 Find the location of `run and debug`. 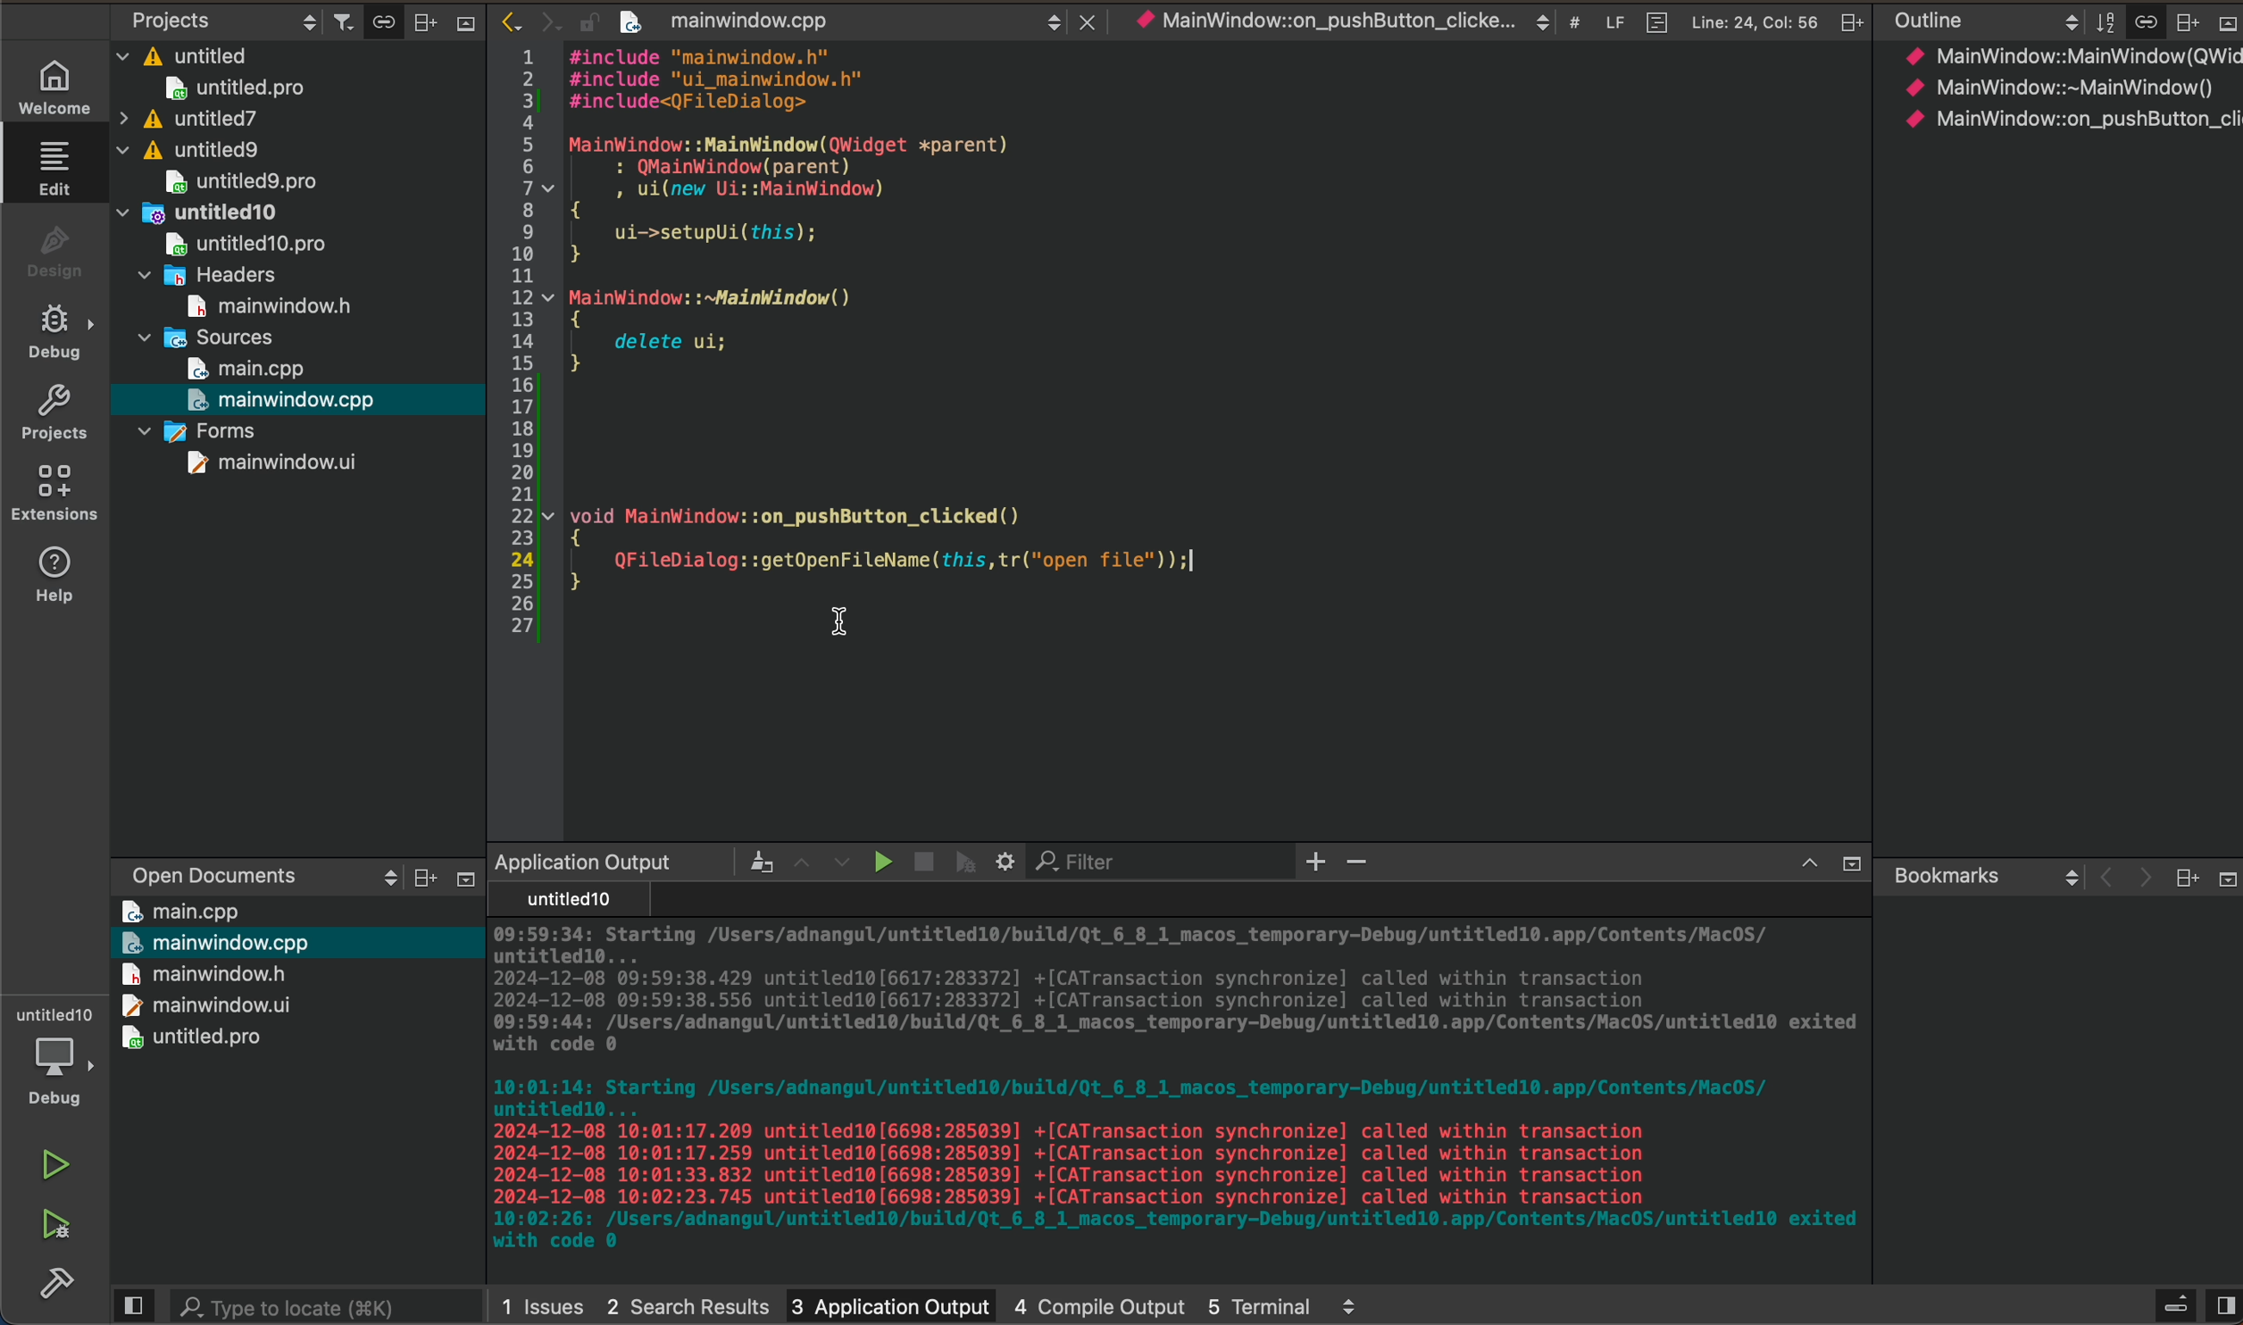

run and debug is located at coordinates (54, 1232).